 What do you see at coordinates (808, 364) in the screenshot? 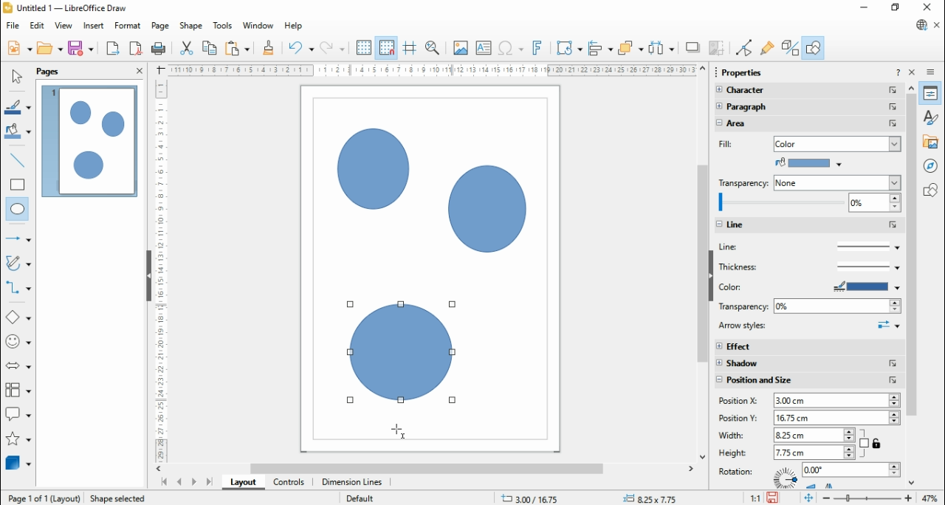
I see `shadow` at bounding box center [808, 364].